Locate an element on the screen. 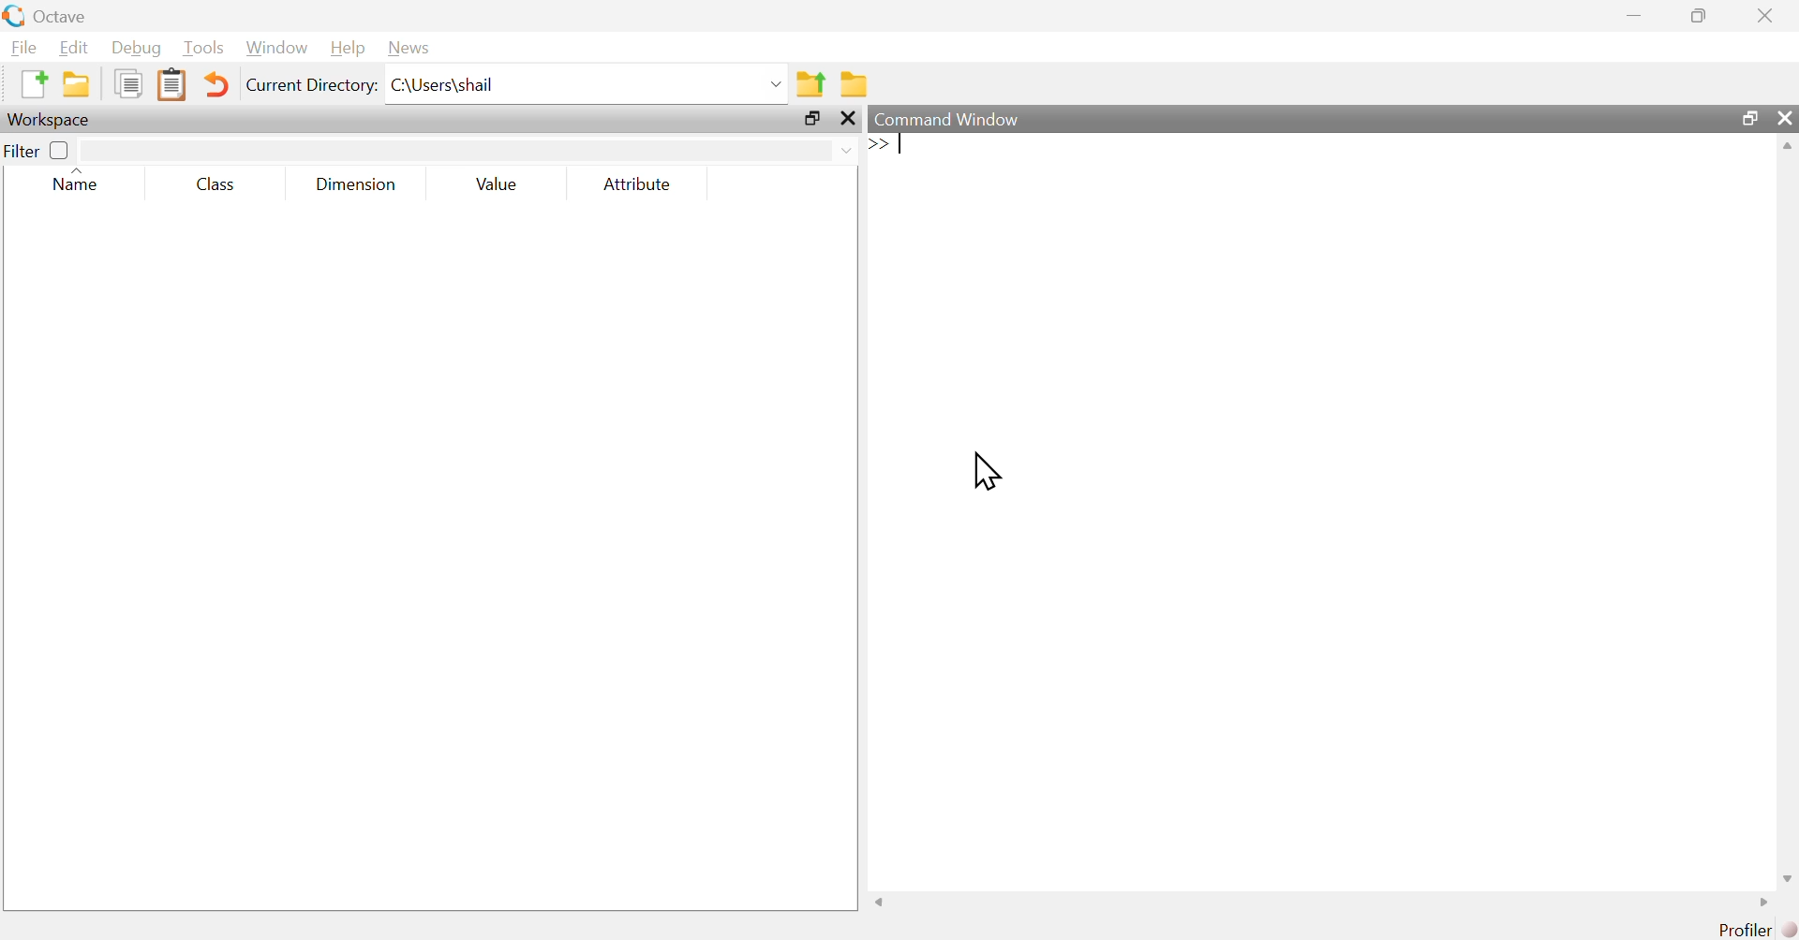  copy is located at coordinates (127, 84).